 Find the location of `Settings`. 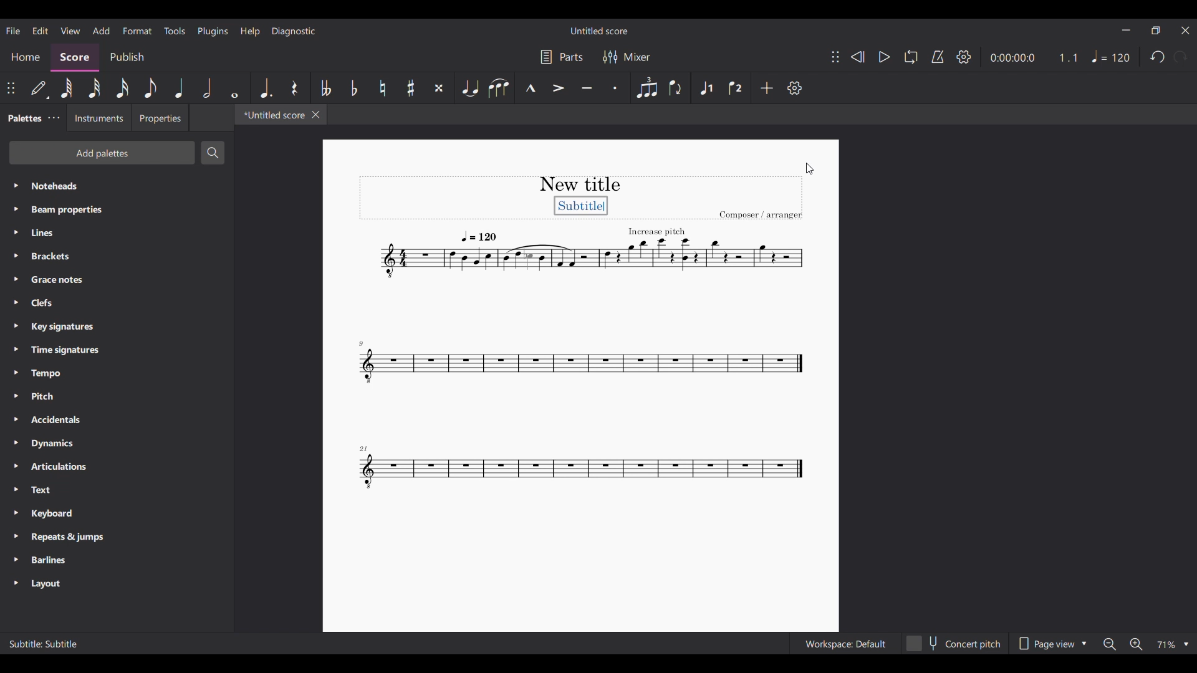

Settings is located at coordinates (964, 57).